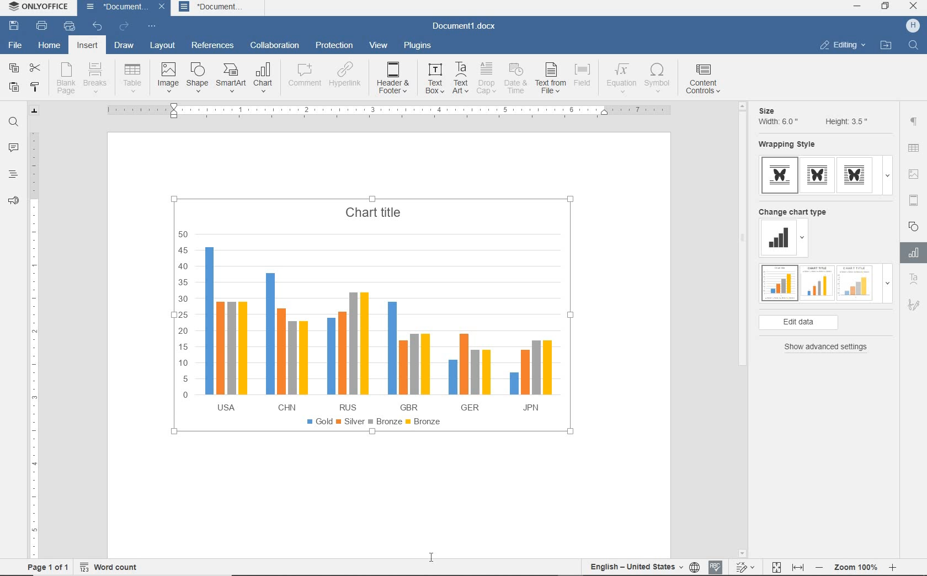  What do you see at coordinates (790, 145) in the screenshot?
I see `wrapping style` at bounding box center [790, 145].